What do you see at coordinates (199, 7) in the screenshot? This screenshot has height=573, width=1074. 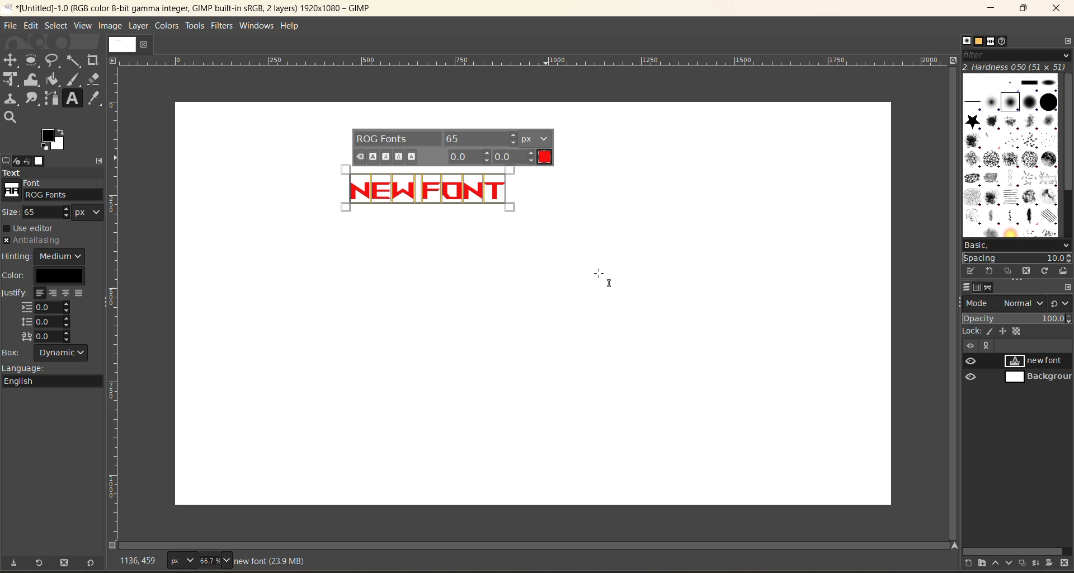 I see `file name and app name` at bounding box center [199, 7].